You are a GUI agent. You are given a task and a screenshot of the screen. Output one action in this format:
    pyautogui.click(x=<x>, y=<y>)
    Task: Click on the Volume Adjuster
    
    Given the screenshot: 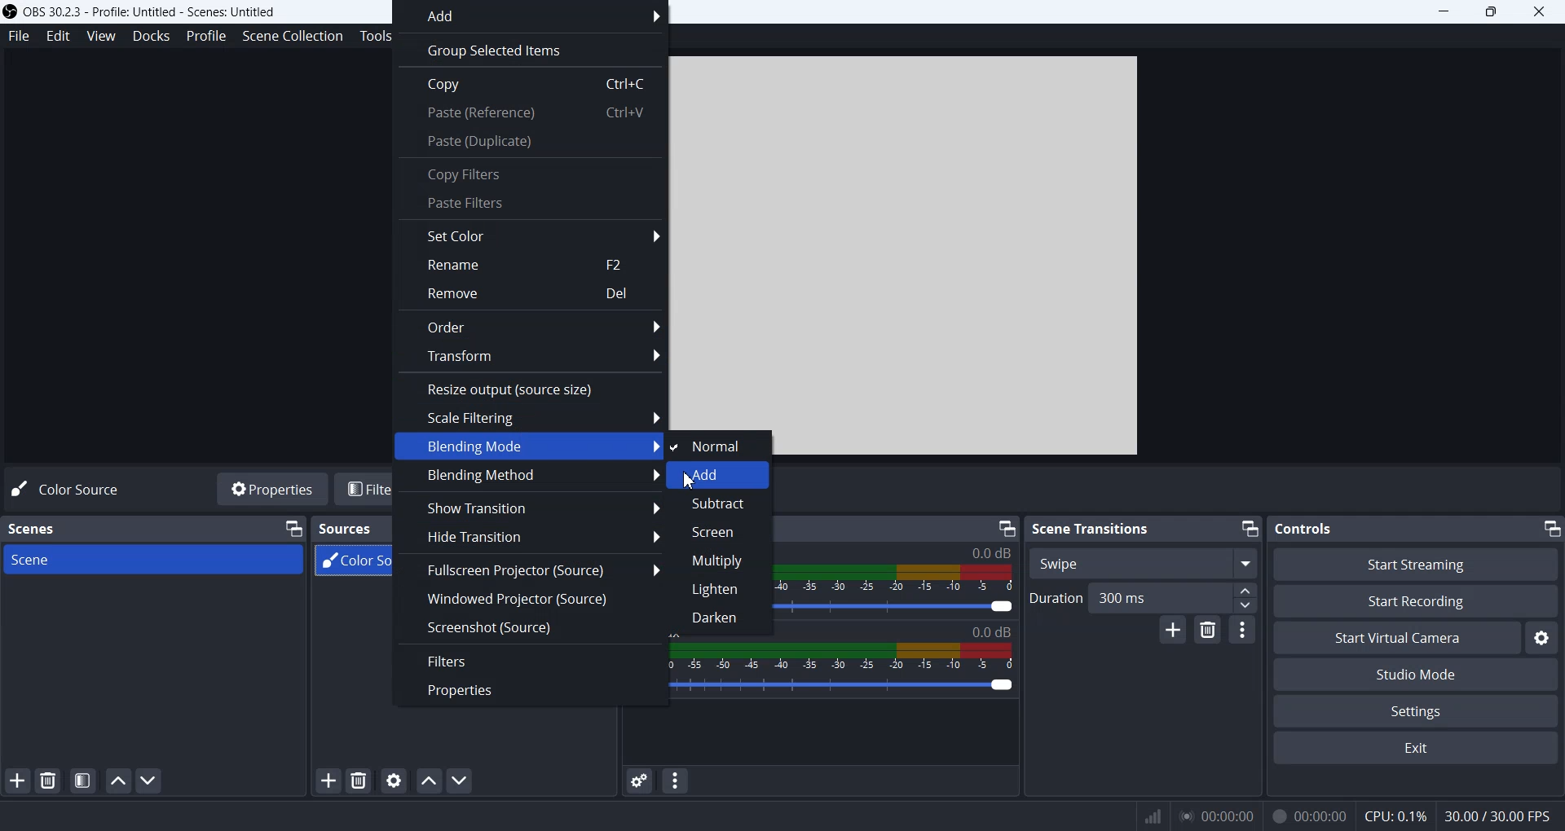 What is the action you would take?
    pyautogui.click(x=847, y=684)
    